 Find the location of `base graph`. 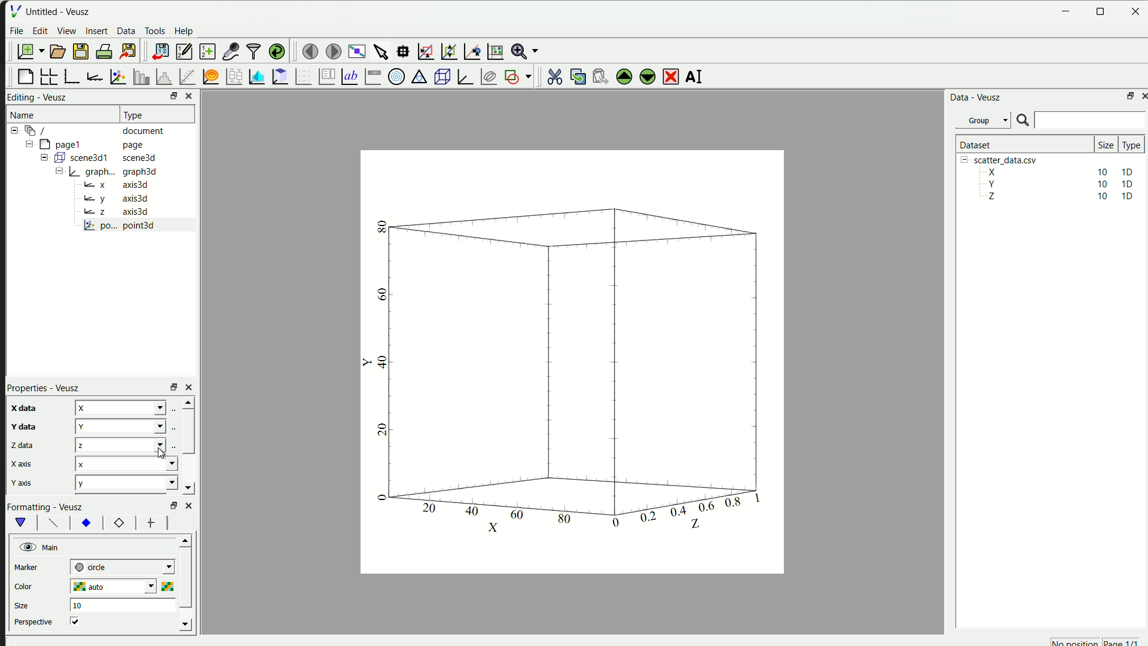

base graph is located at coordinates (72, 75).